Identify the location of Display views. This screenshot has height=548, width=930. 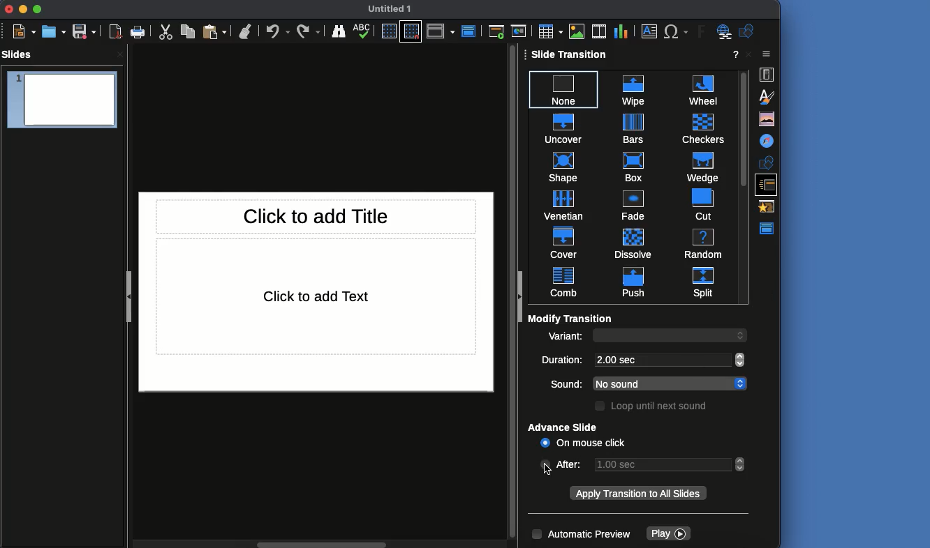
(442, 32).